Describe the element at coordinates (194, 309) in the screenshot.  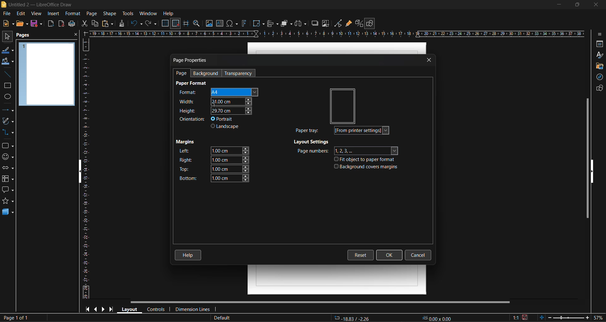
I see `dimension lines` at that location.